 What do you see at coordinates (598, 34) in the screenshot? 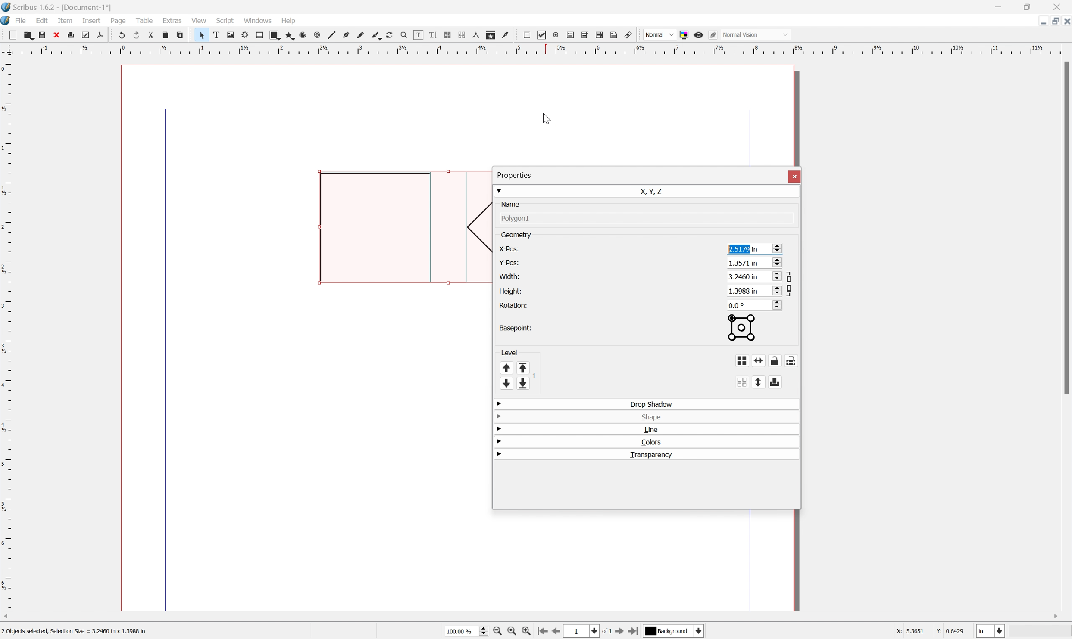
I see `PDF list box` at bounding box center [598, 34].